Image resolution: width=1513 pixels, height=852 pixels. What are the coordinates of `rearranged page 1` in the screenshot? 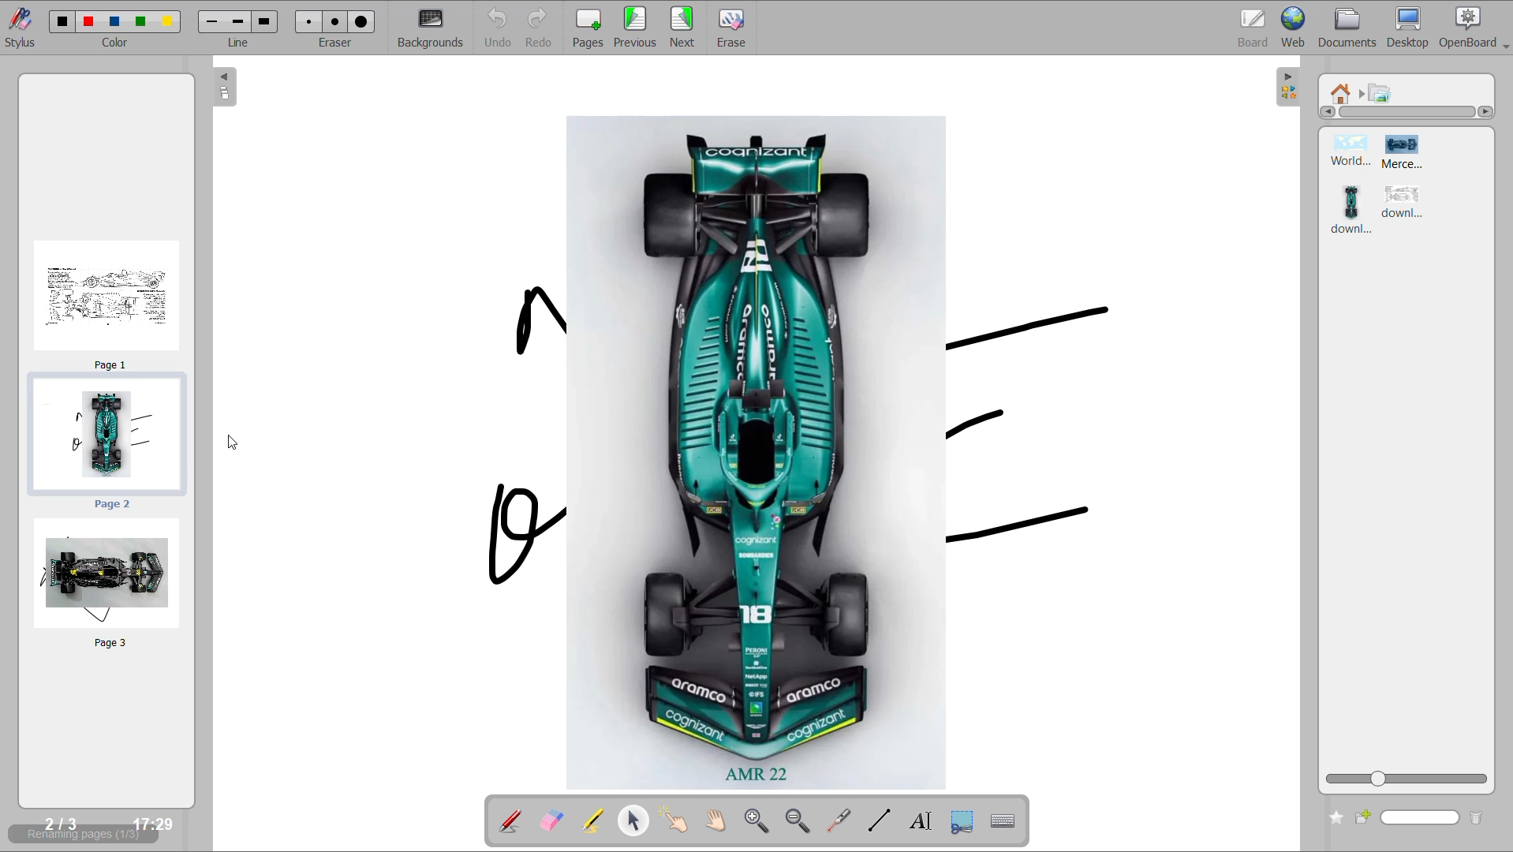 It's located at (110, 301).